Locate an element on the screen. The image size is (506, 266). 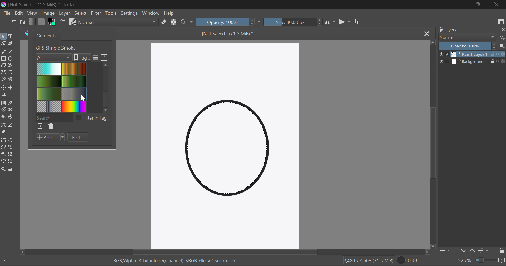
Green gradient 1 is located at coordinates (75, 82).